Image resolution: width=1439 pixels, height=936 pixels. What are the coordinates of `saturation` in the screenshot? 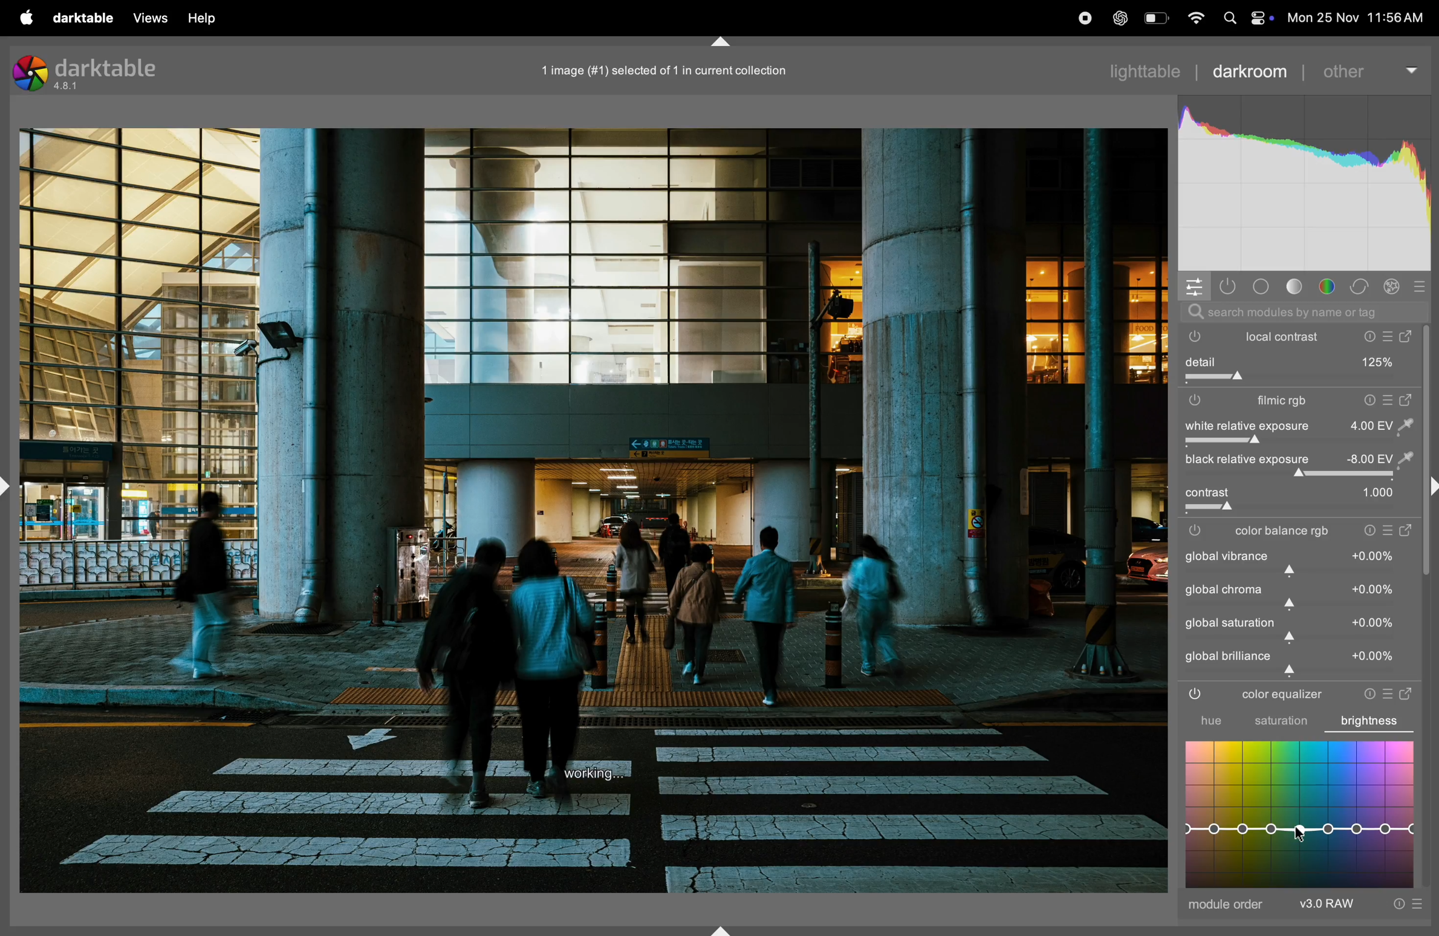 It's located at (1280, 723).